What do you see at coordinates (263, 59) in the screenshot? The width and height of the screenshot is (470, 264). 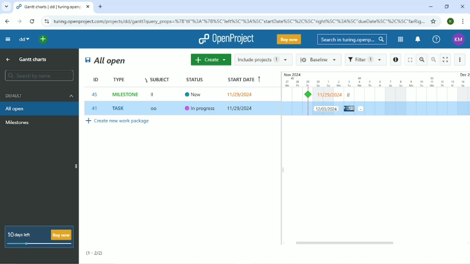 I see `Include projects` at bounding box center [263, 59].